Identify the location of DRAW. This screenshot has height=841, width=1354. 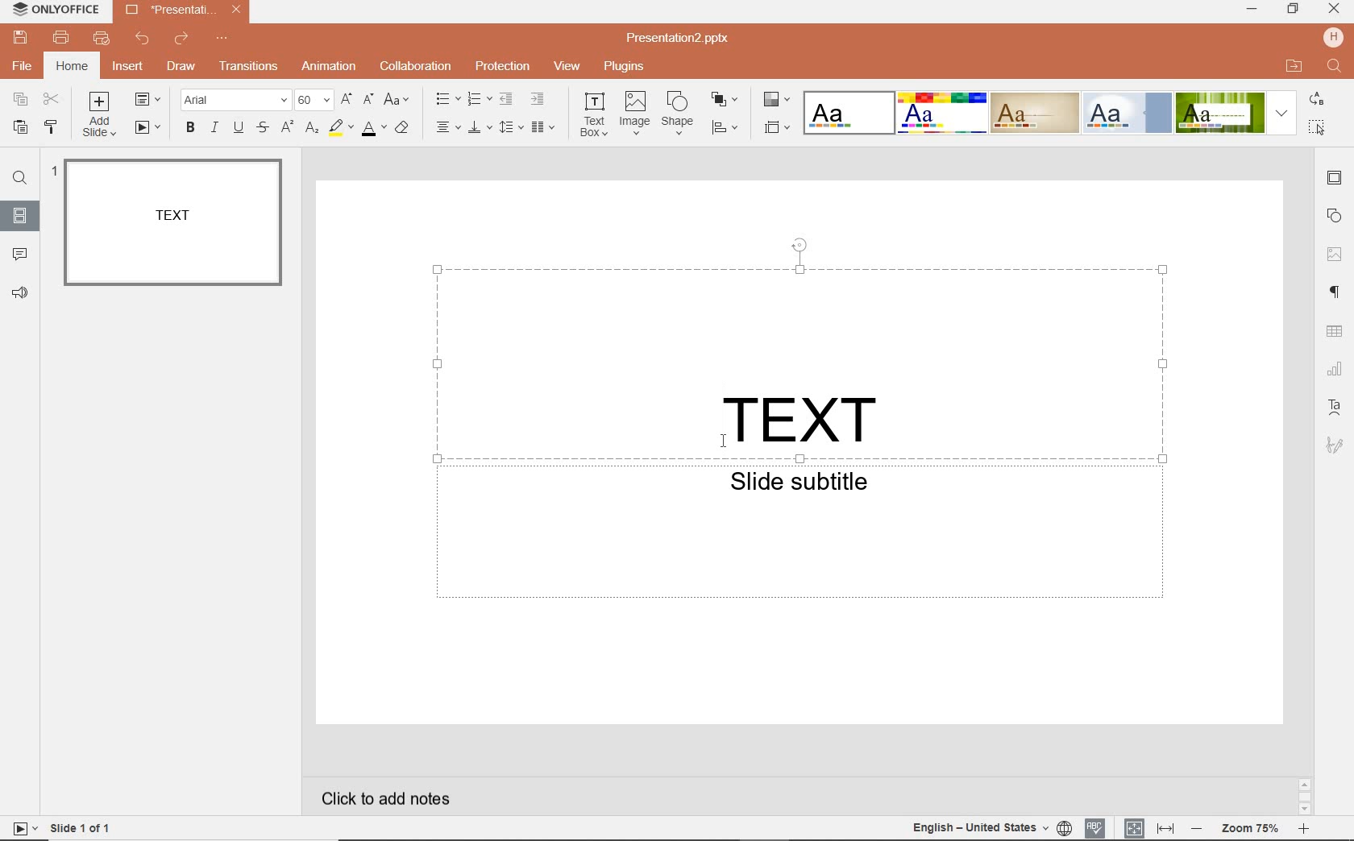
(178, 68).